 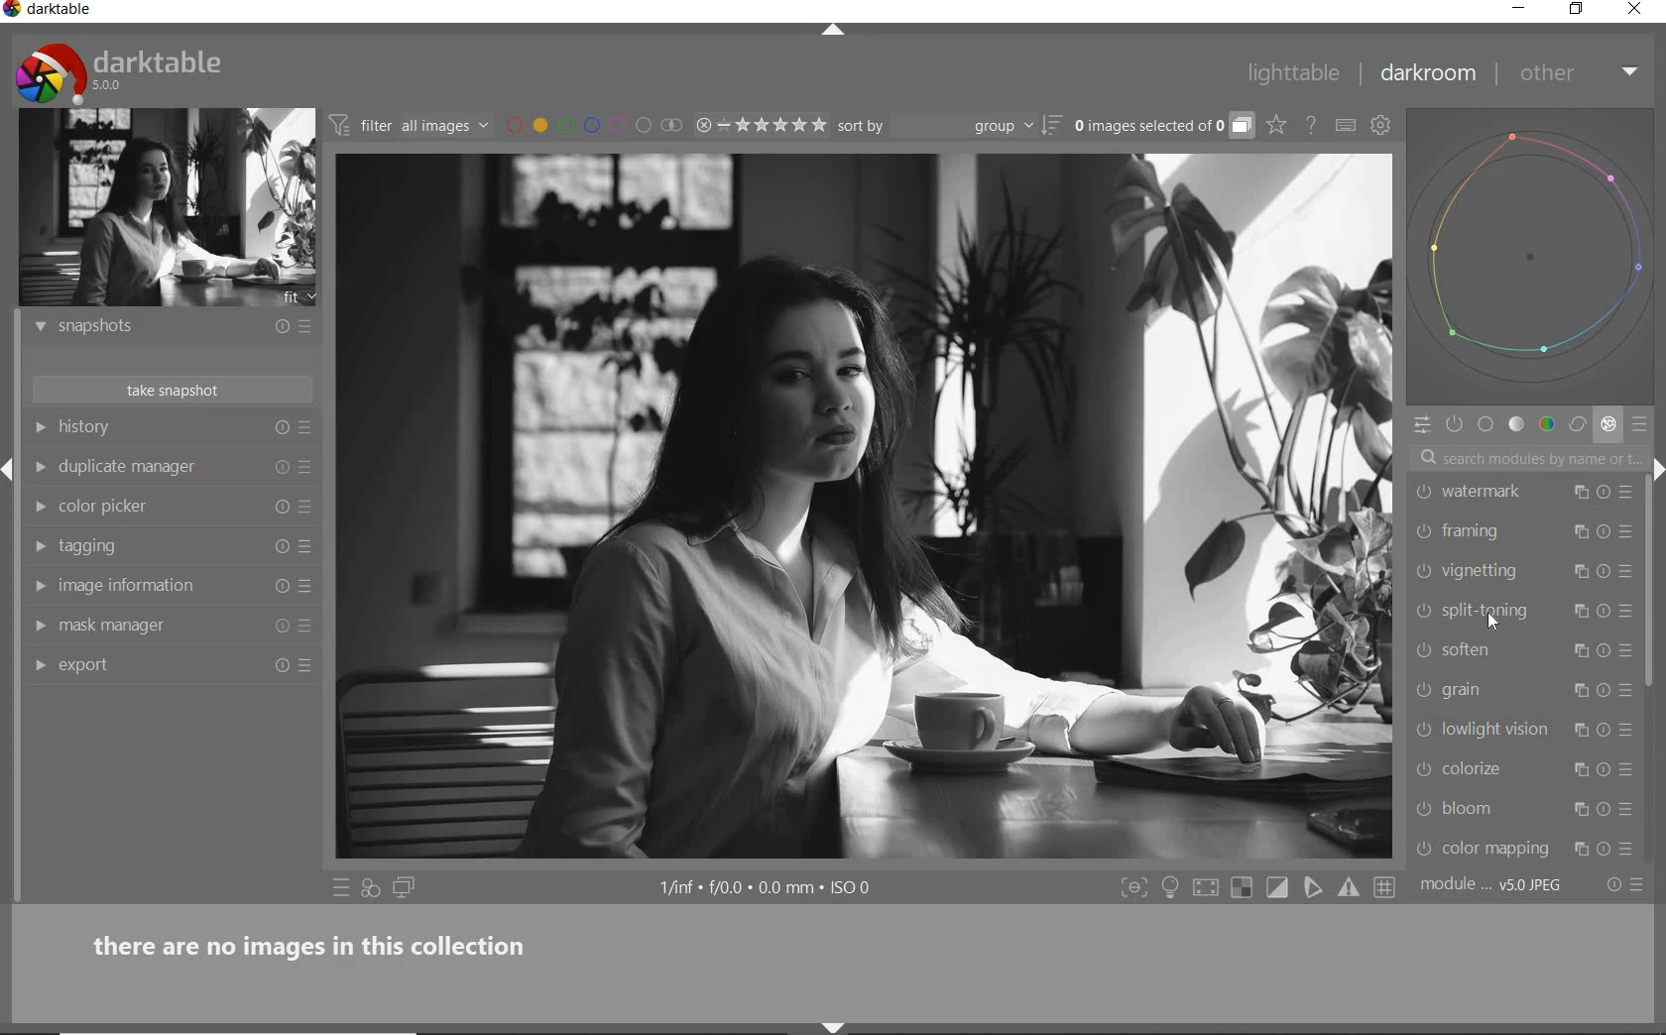 I want to click on shift+ctrl+b, so click(x=834, y=1028).